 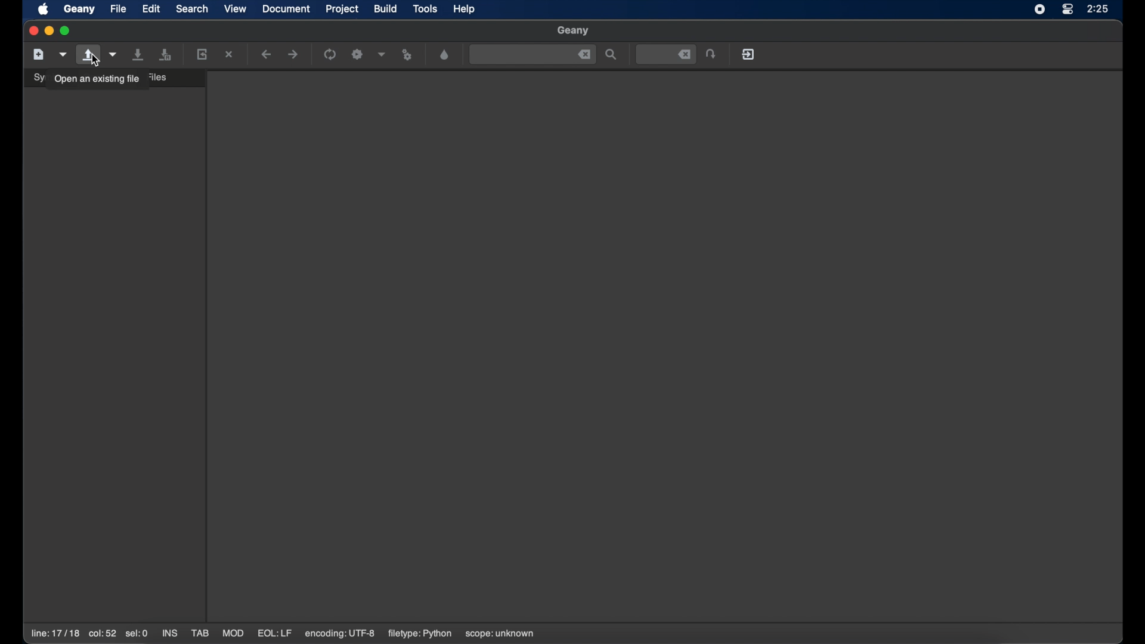 What do you see at coordinates (64, 54) in the screenshot?
I see `create file from template` at bounding box center [64, 54].